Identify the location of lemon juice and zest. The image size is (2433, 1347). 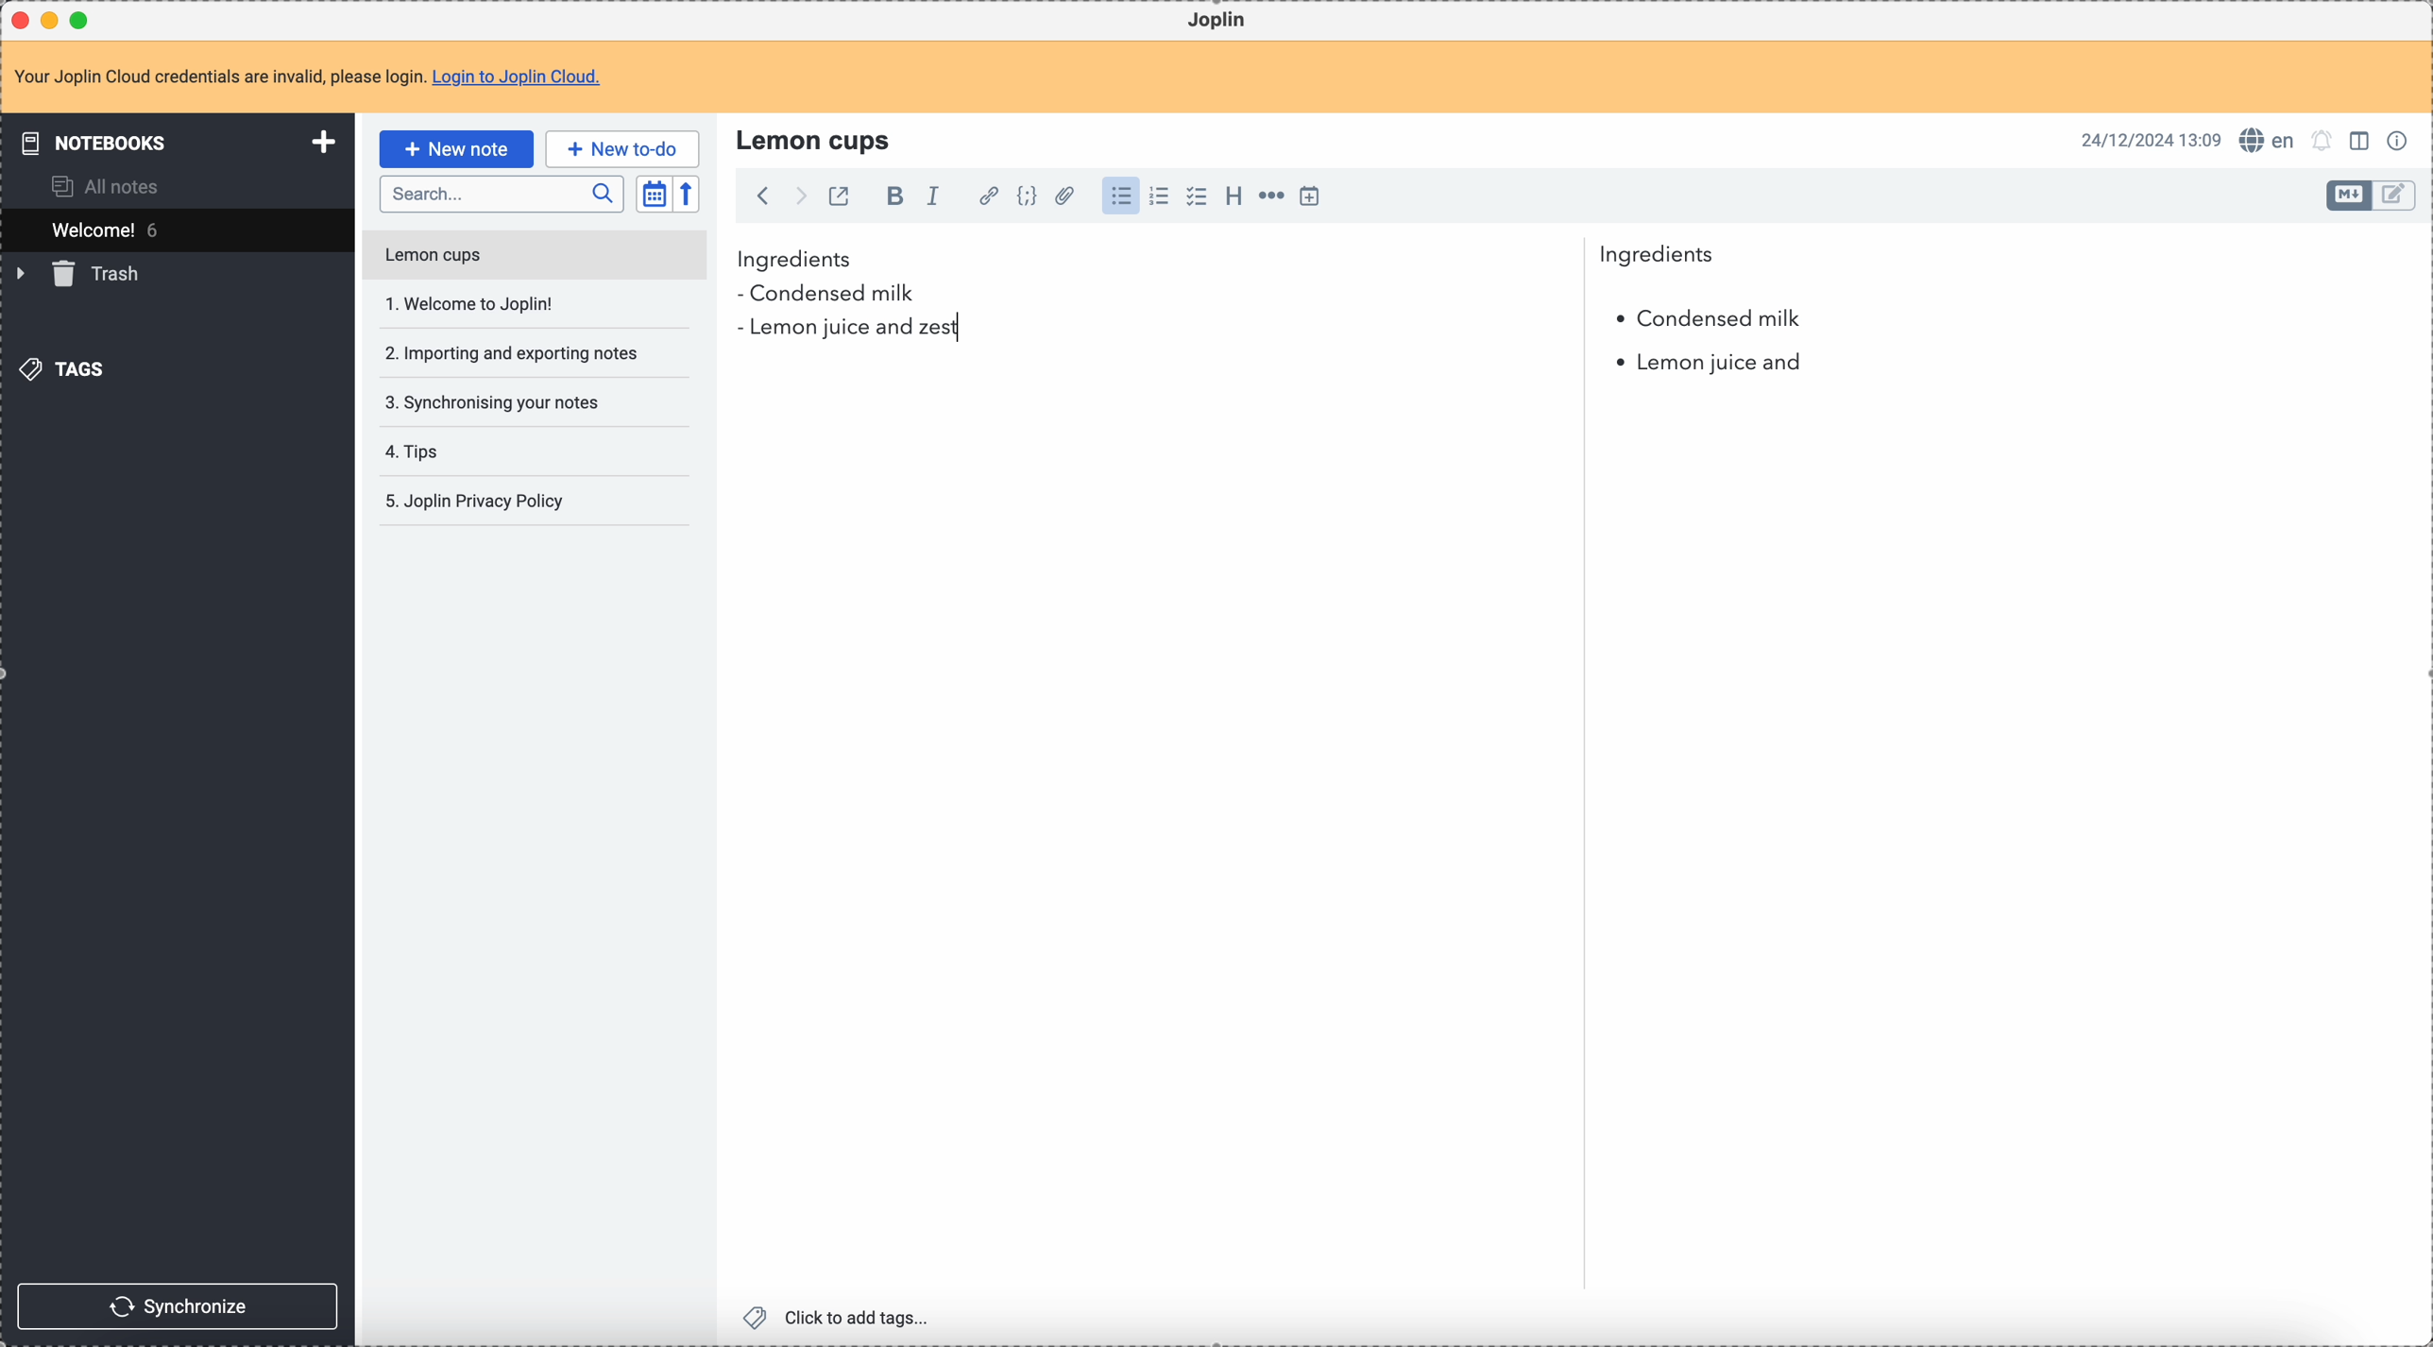
(847, 330).